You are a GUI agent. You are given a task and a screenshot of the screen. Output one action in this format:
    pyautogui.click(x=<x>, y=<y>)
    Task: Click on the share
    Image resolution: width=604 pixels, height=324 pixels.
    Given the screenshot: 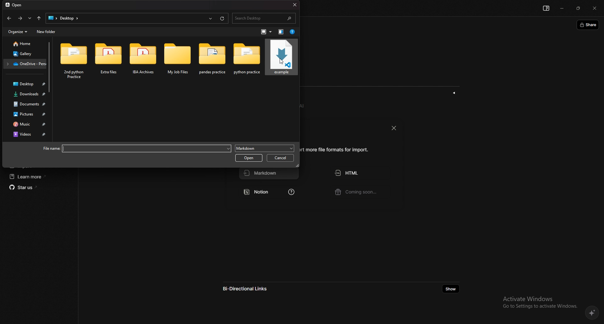 What is the action you would take?
    pyautogui.click(x=588, y=25)
    